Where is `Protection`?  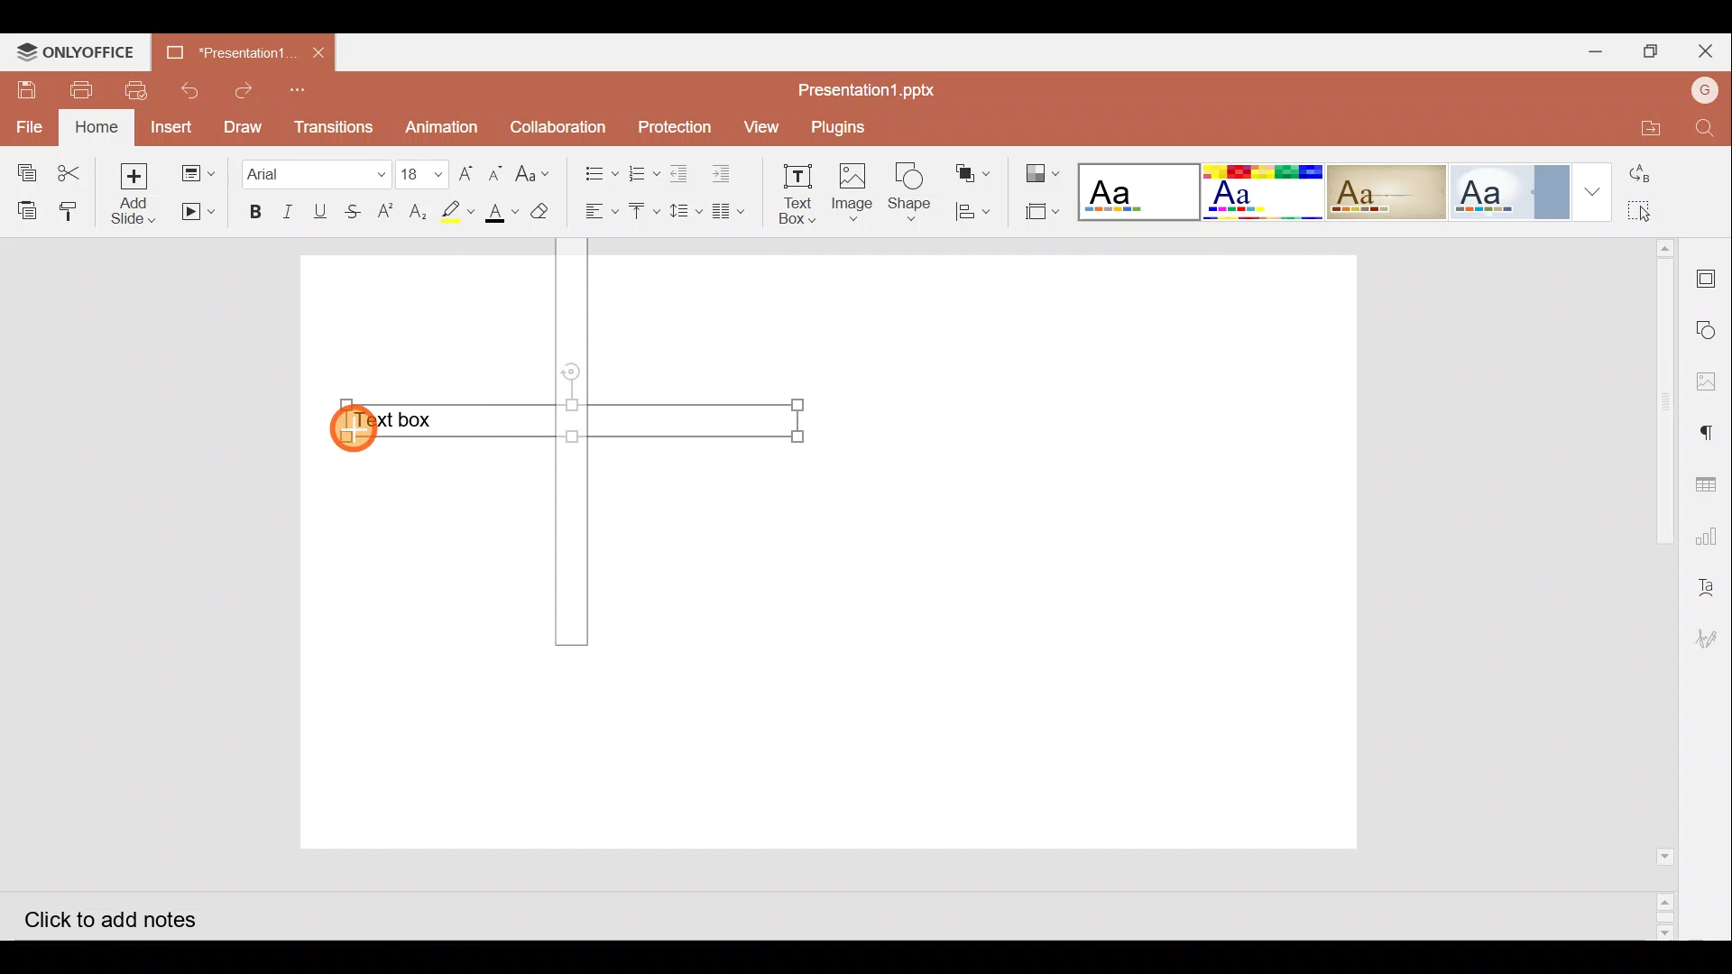 Protection is located at coordinates (674, 128).